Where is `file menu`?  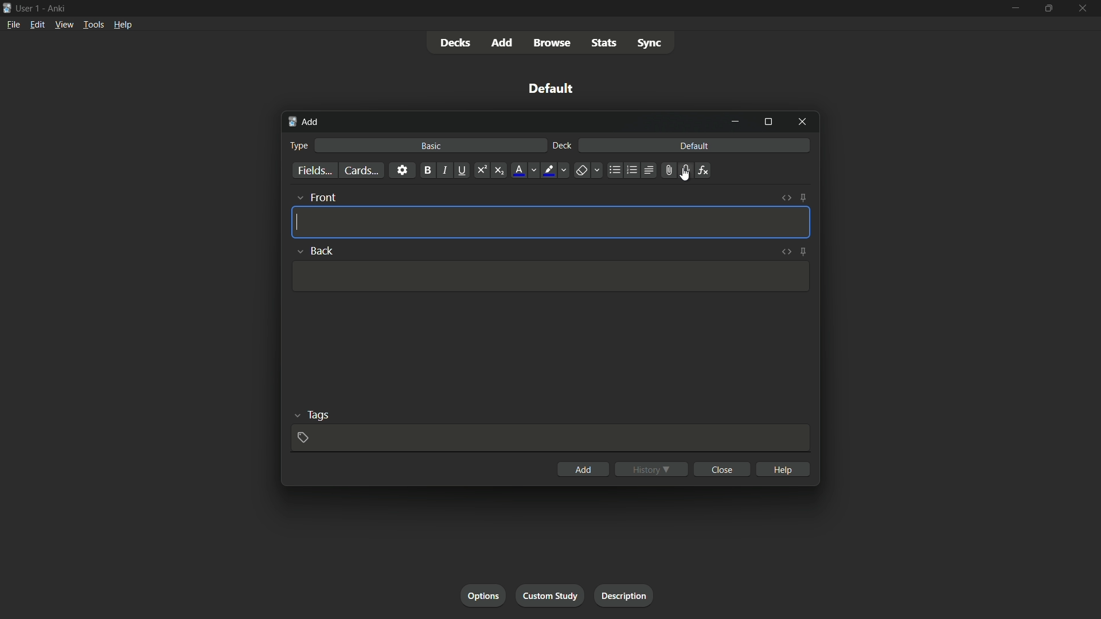 file menu is located at coordinates (14, 24).